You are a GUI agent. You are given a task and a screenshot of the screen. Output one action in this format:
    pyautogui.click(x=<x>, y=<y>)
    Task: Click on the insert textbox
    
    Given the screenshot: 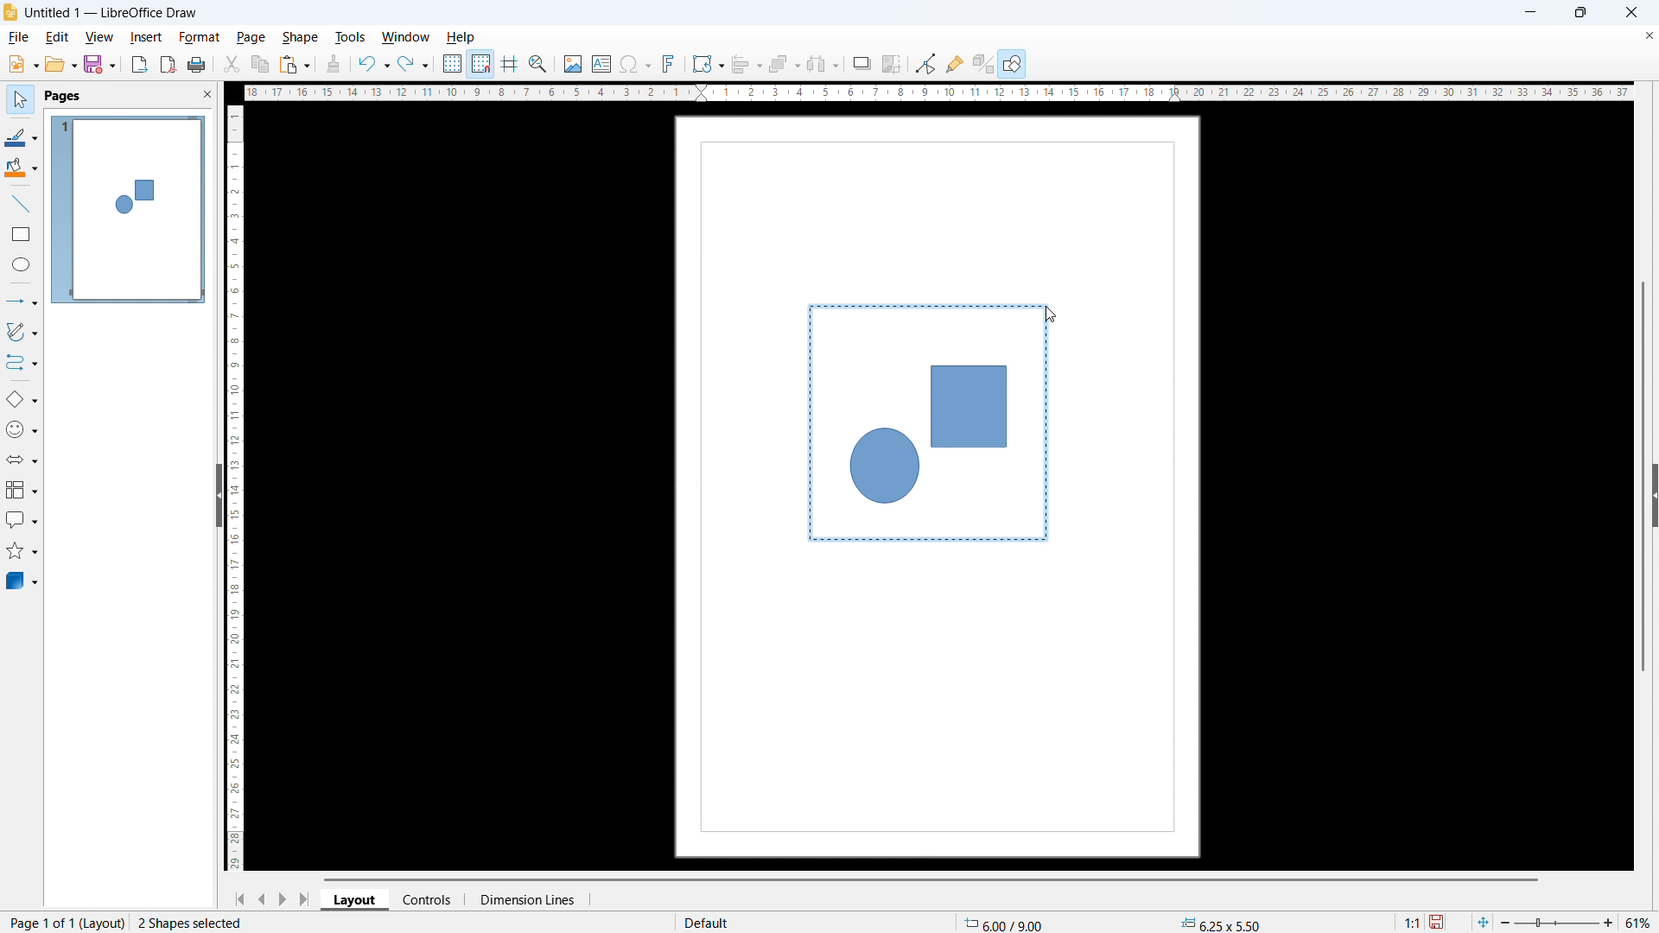 What is the action you would take?
    pyautogui.click(x=601, y=63)
    